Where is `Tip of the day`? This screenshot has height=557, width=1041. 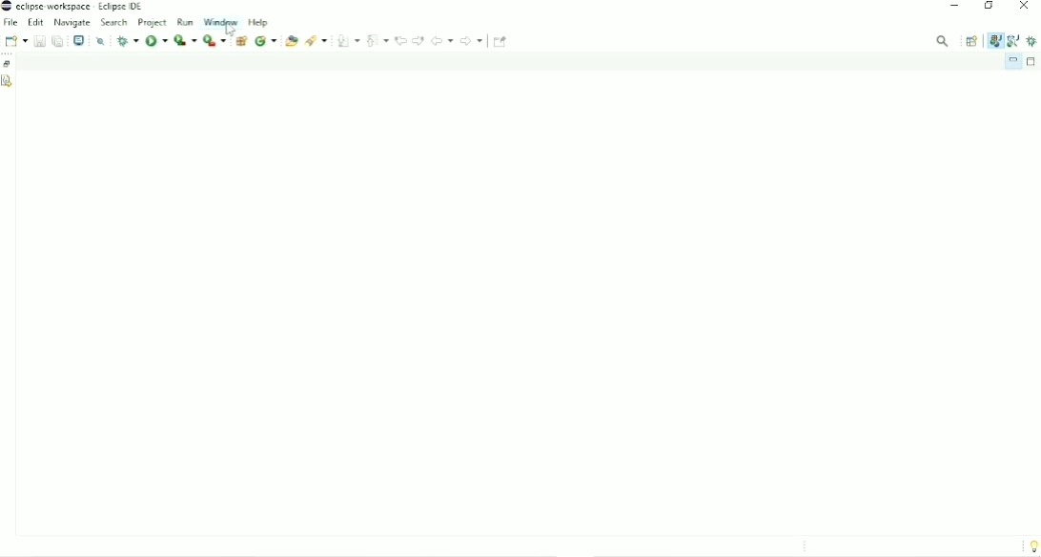 Tip of the day is located at coordinates (1031, 547).